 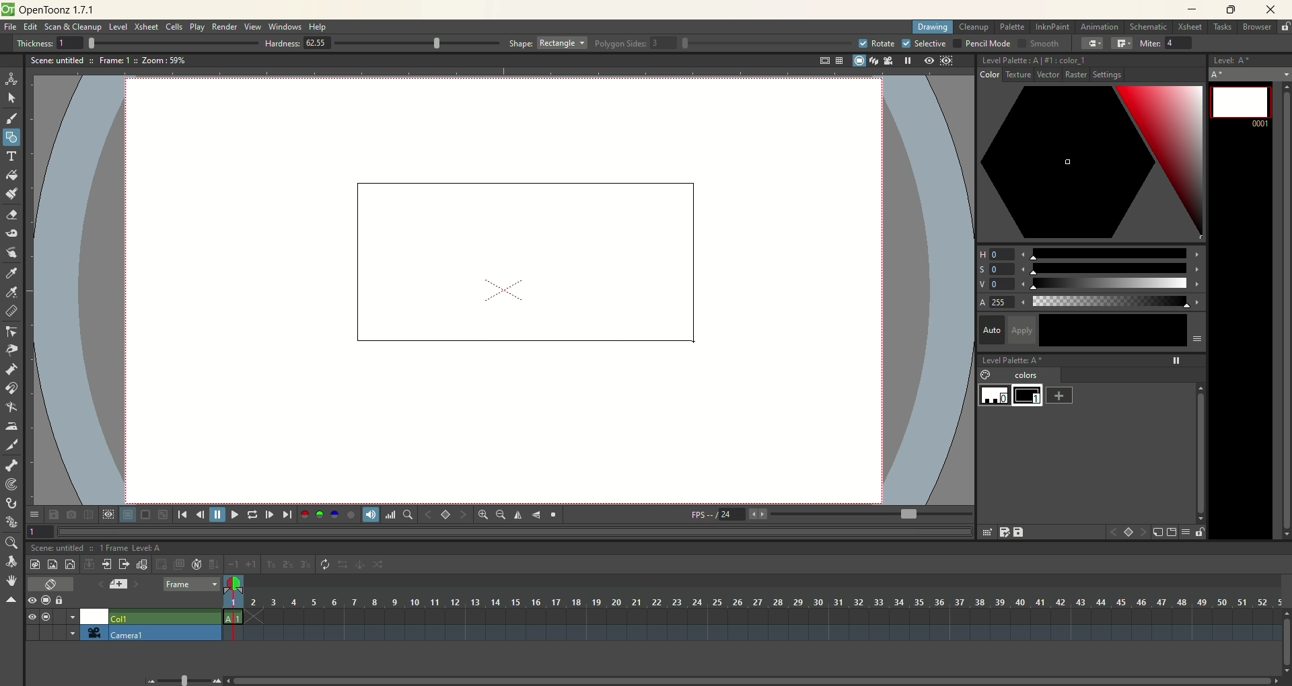 What do you see at coordinates (11, 369) in the screenshot?
I see `pump ` at bounding box center [11, 369].